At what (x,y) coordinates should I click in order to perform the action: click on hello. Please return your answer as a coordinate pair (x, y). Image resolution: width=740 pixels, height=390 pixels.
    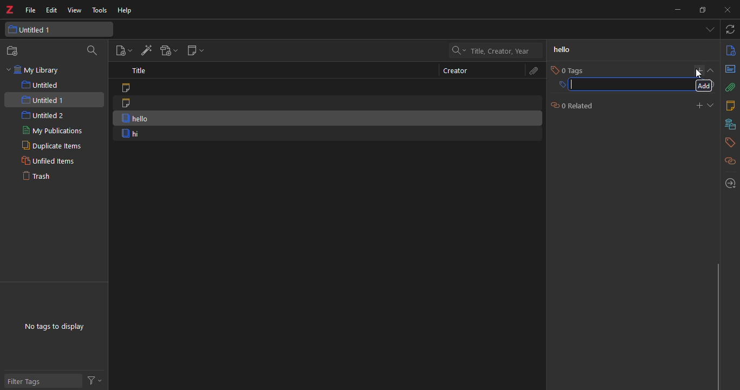
    Looking at the image, I should click on (562, 50).